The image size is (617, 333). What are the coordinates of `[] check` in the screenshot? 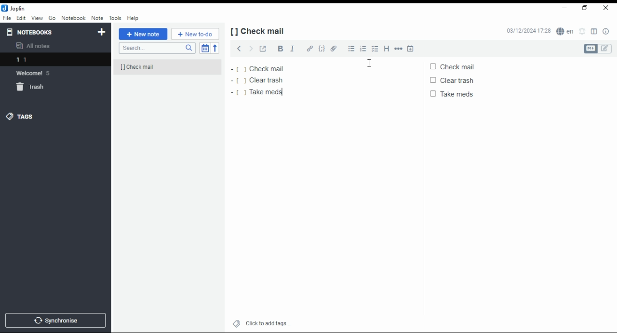 It's located at (160, 67).